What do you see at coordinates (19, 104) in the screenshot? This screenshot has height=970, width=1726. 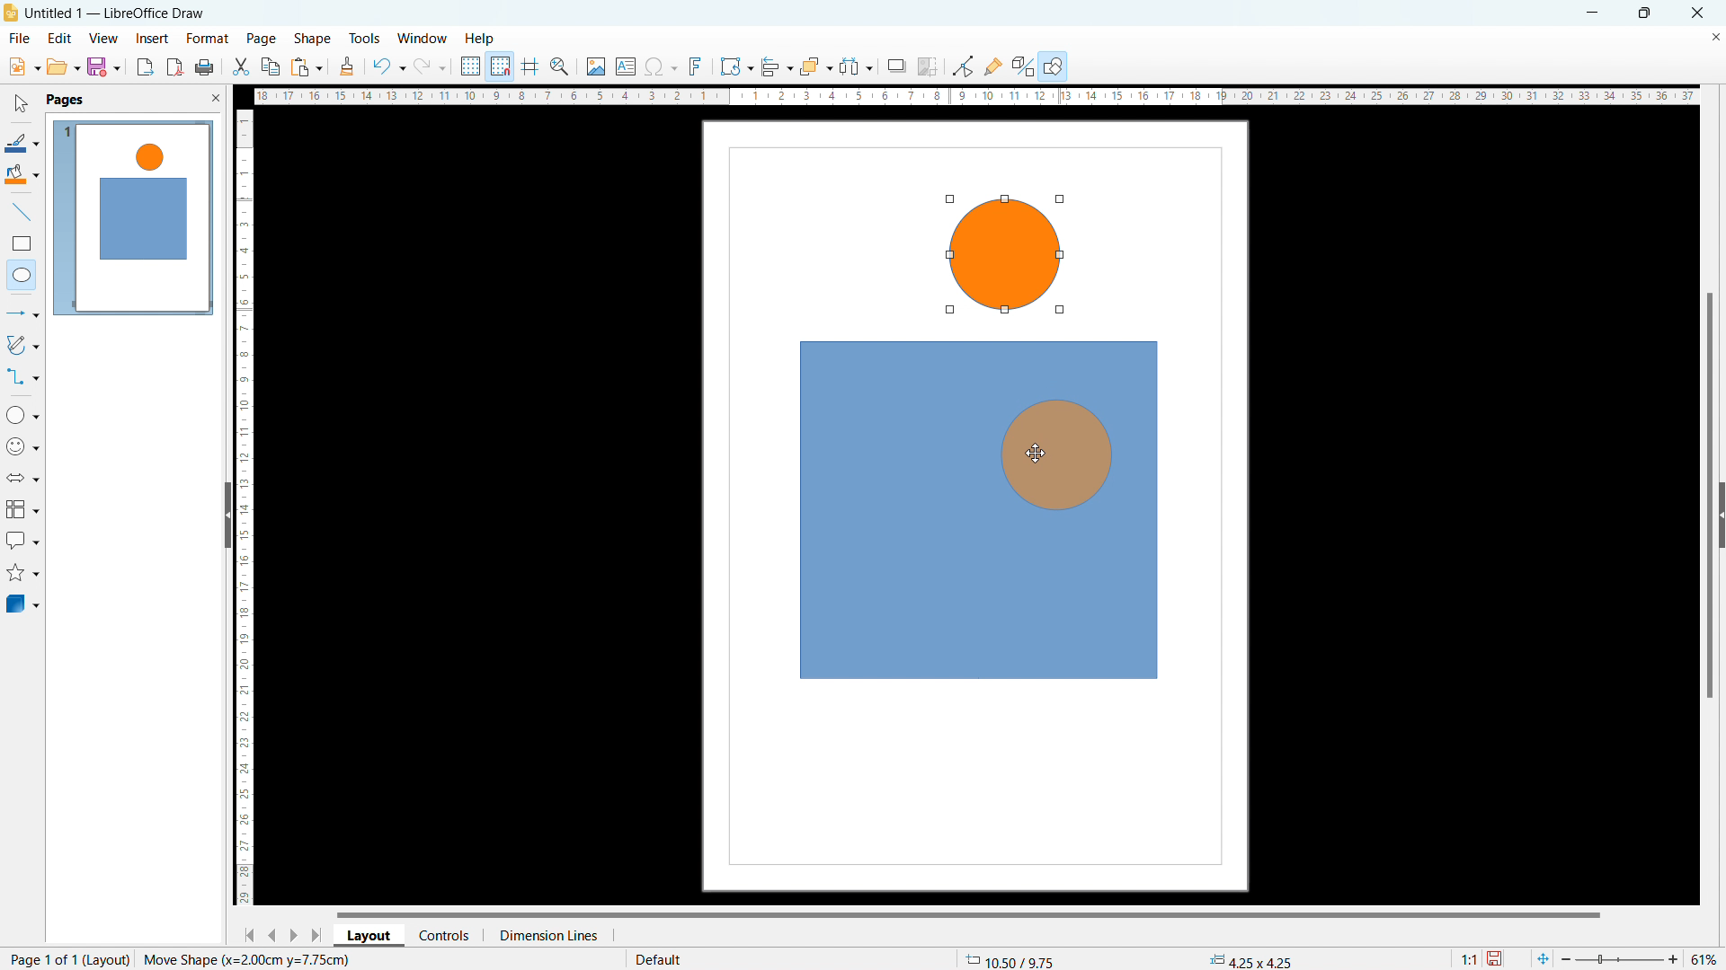 I see `select` at bounding box center [19, 104].